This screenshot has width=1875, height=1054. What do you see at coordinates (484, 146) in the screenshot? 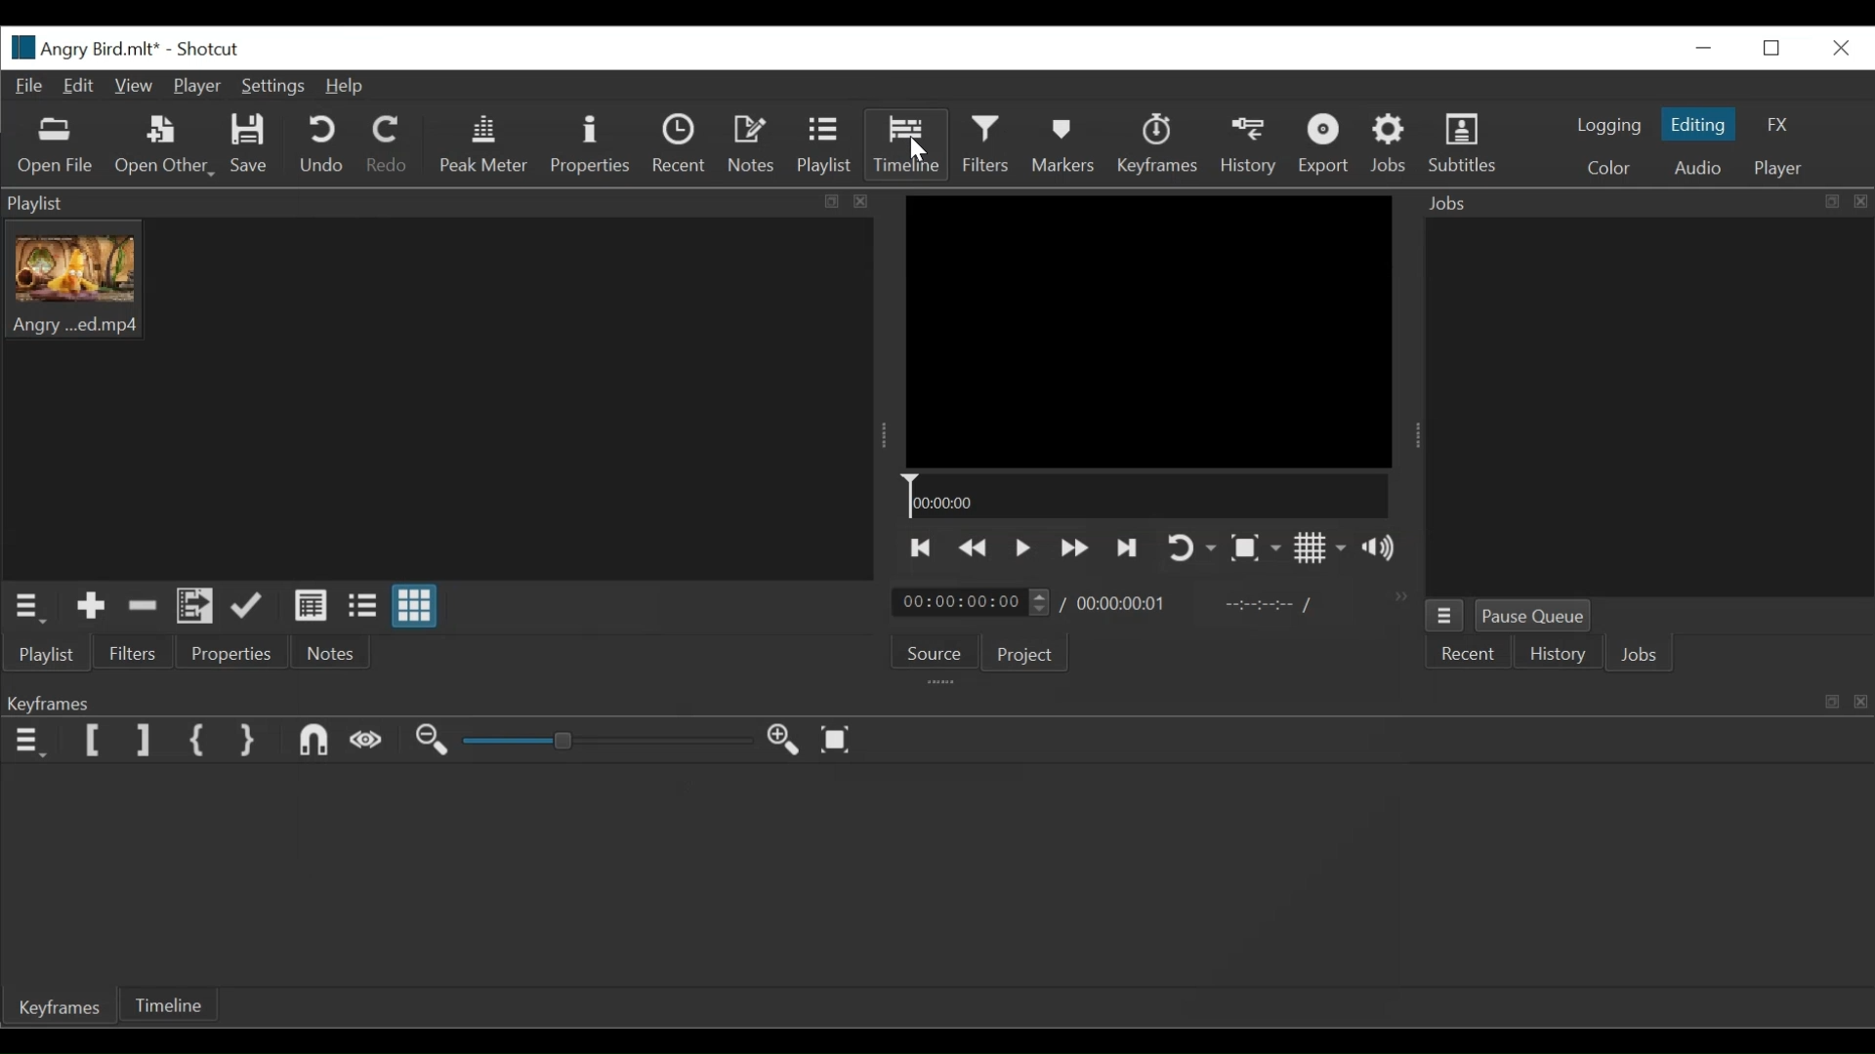
I see `Peak Meter` at bounding box center [484, 146].